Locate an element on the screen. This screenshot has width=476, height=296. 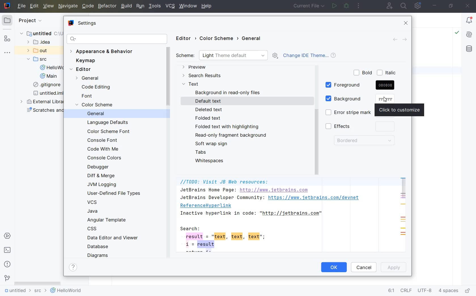
Highlight: All Problems is located at coordinates (457, 33).